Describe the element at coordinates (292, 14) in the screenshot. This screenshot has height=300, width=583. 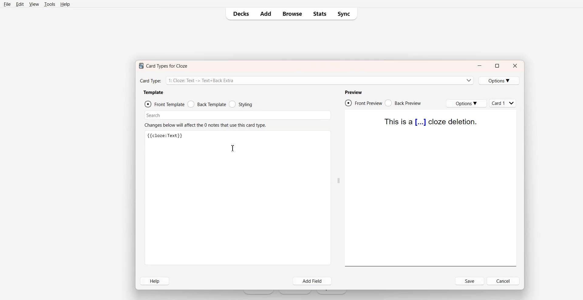
I see `Browse` at that location.